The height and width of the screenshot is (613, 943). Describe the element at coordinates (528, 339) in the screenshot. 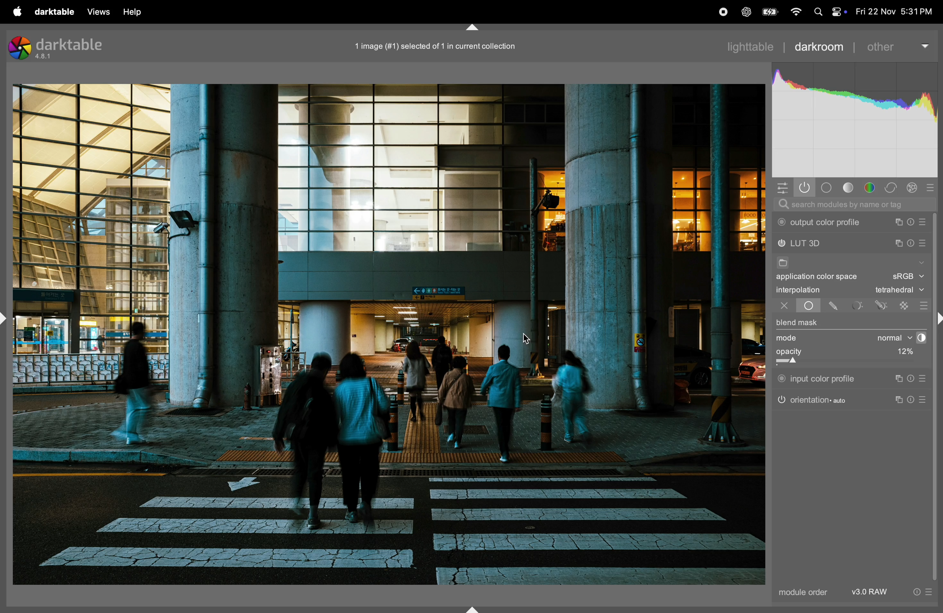

I see `cursor` at that location.